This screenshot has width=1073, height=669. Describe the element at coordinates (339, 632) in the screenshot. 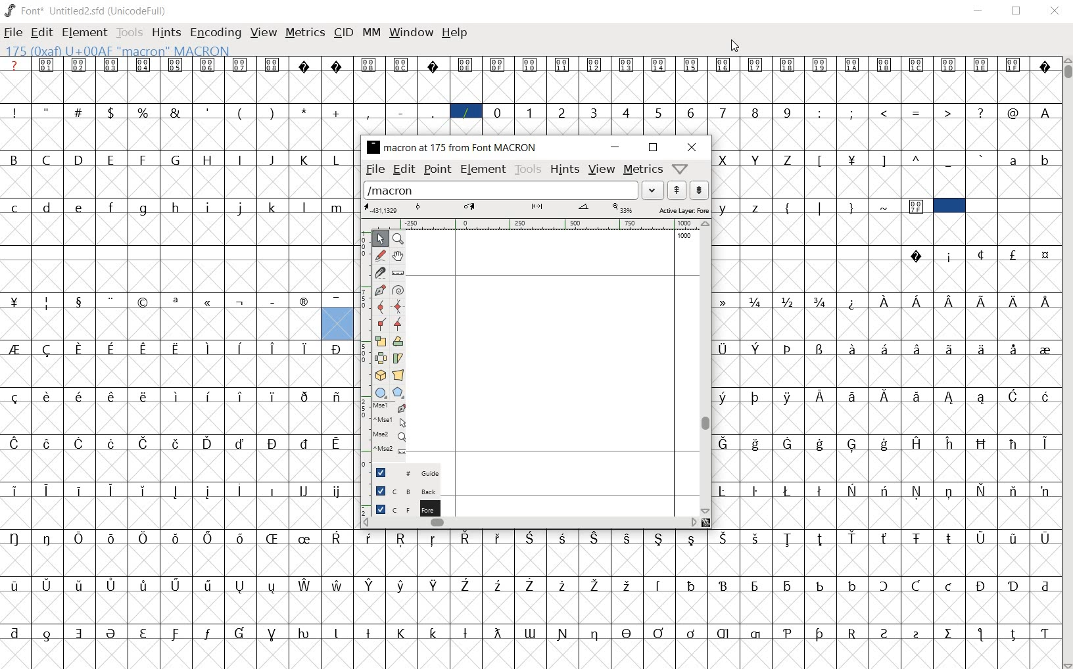

I see `Symbol` at that location.